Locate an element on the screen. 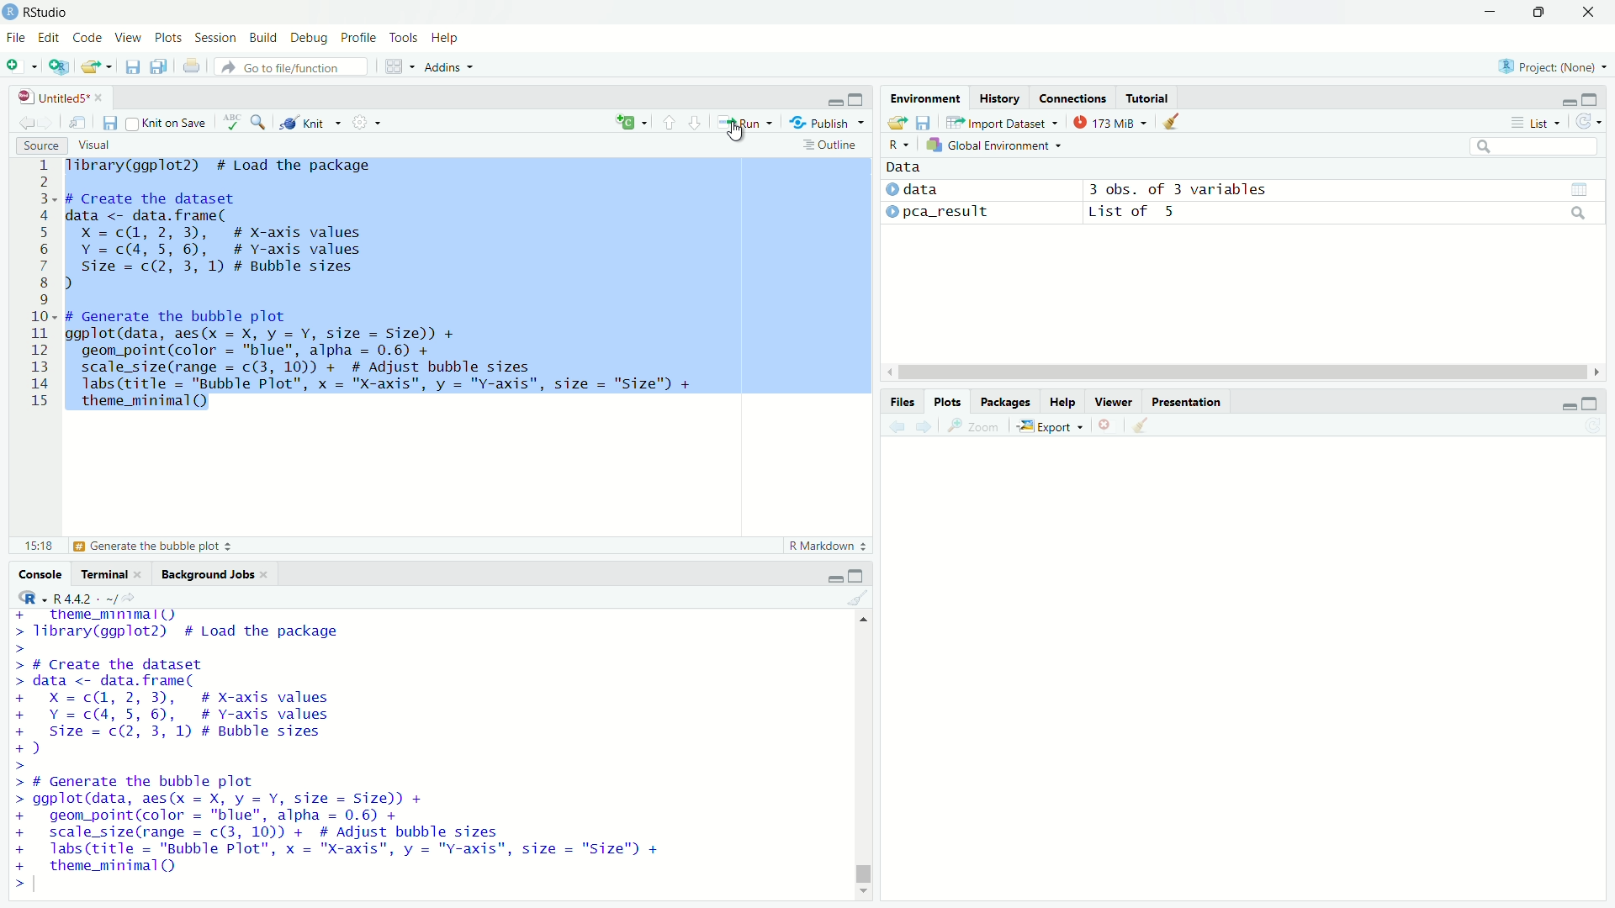 The image size is (1615, 908). plots is located at coordinates (169, 40).